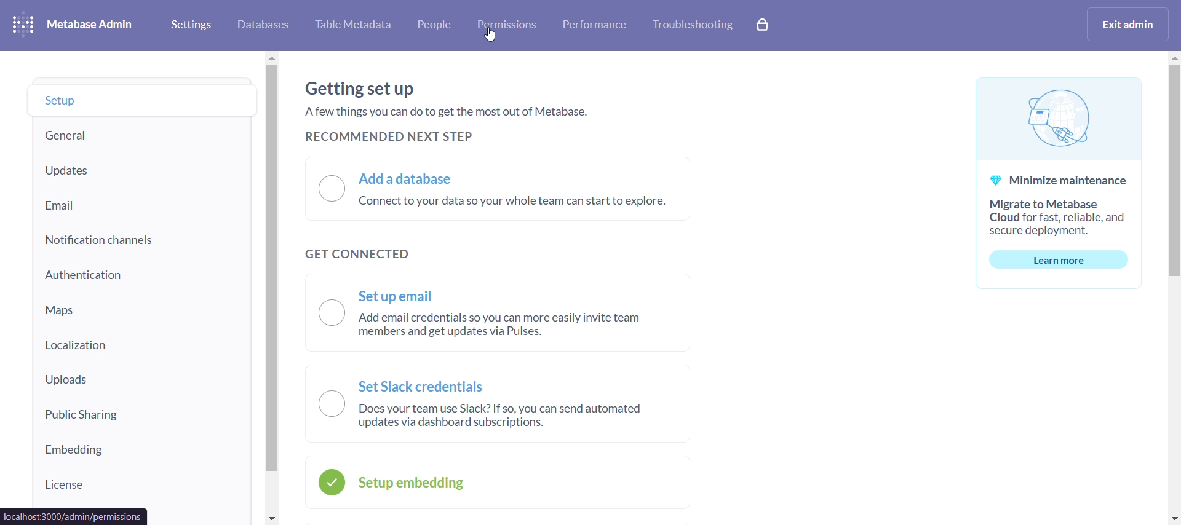 This screenshot has height=525, width=1181. What do you see at coordinates (139, 205) in the screenshot?
I see `email` at bounding box center [139, 205].